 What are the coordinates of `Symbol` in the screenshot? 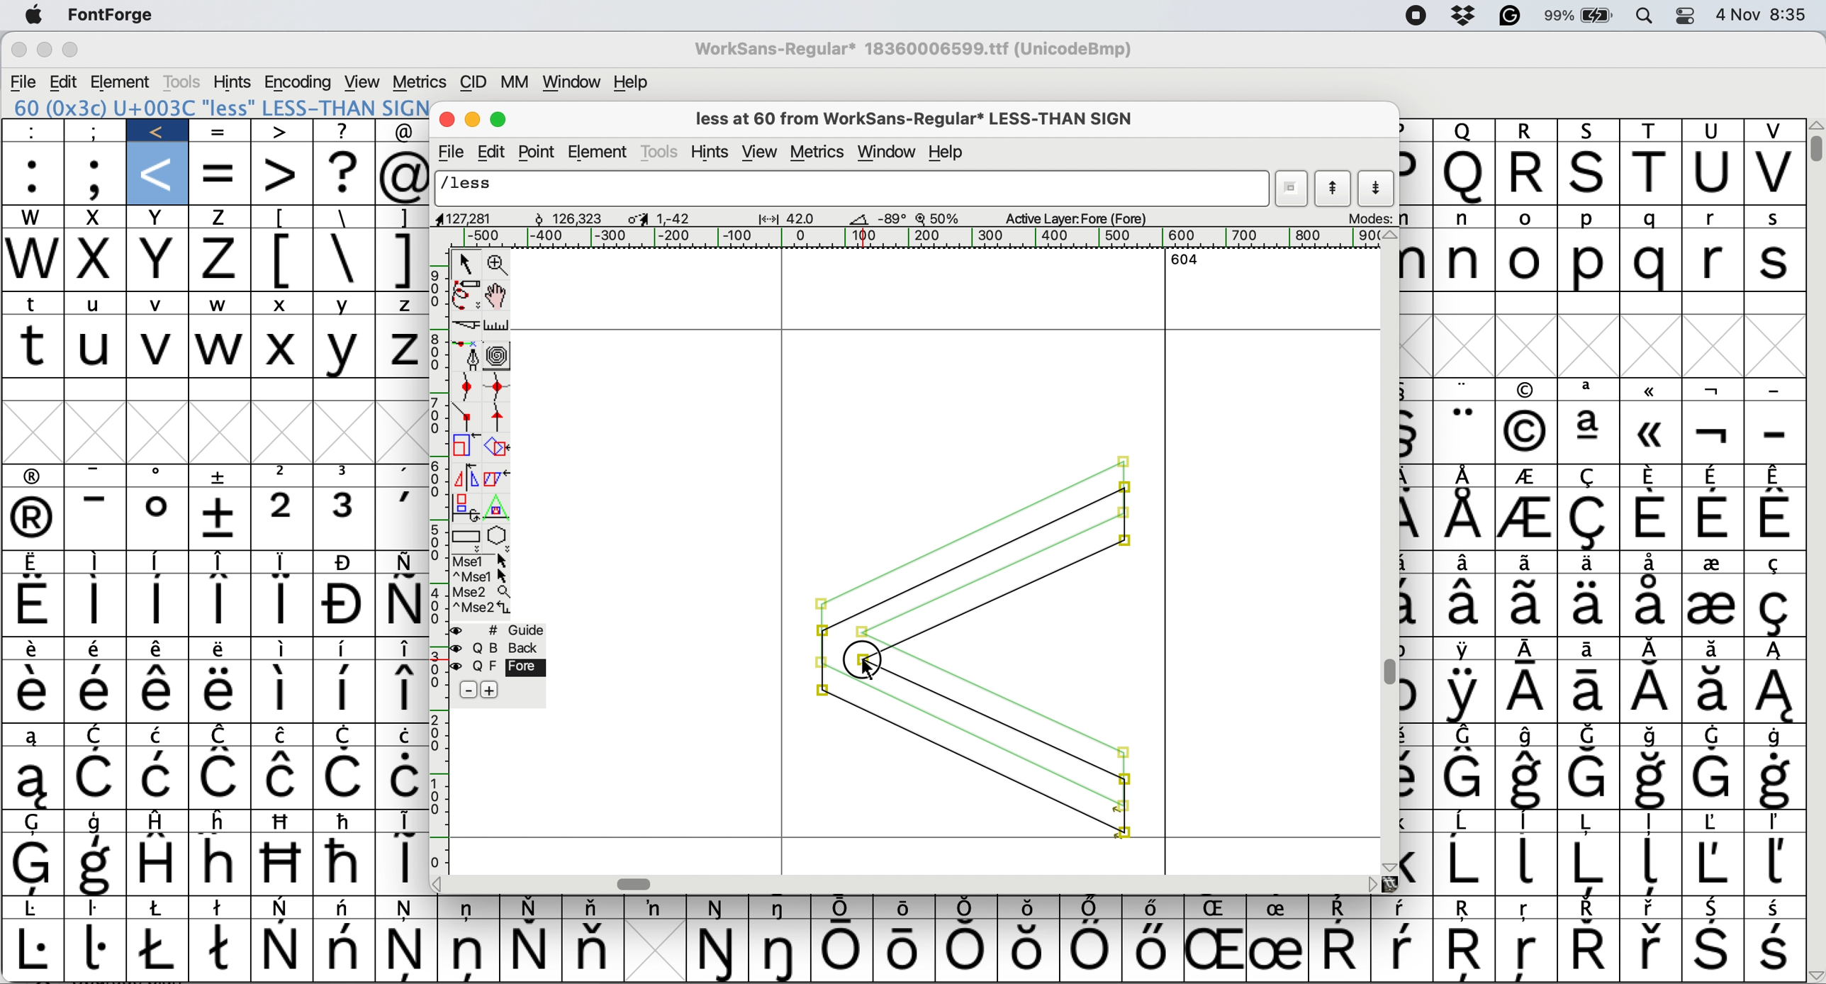 It's located at (1464, 605).